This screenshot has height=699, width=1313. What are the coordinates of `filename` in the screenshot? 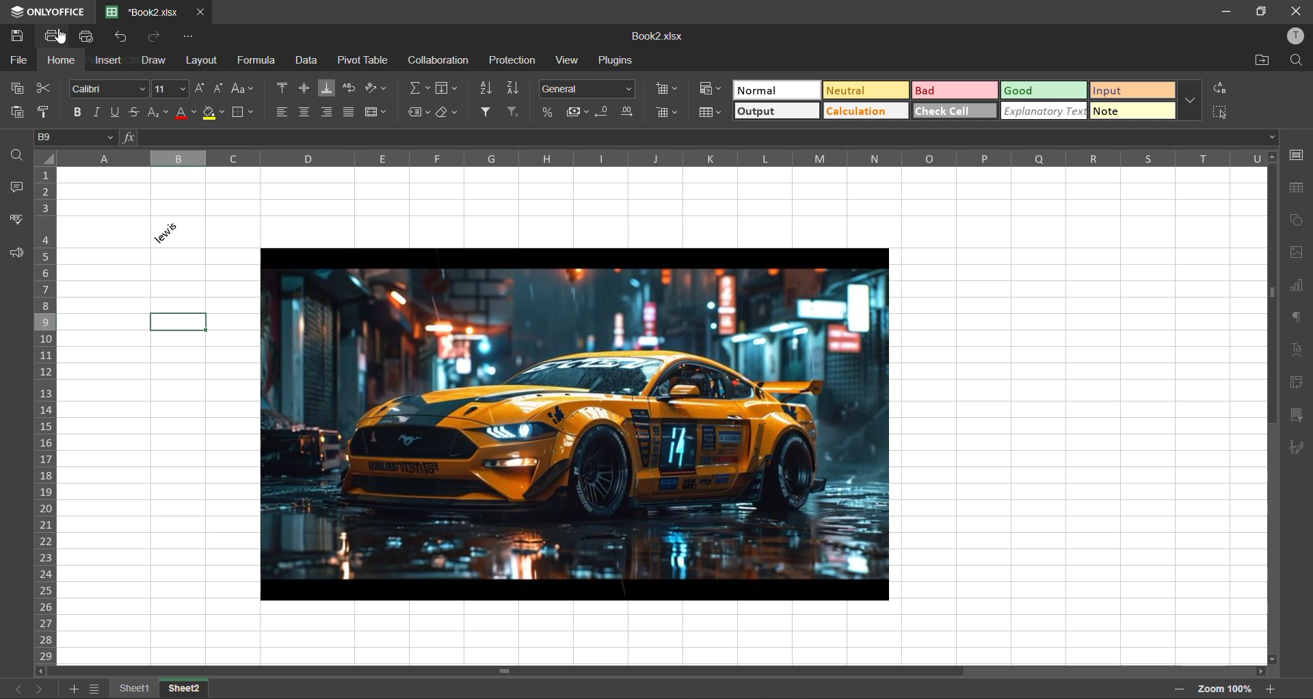 It's located at (144, 12).